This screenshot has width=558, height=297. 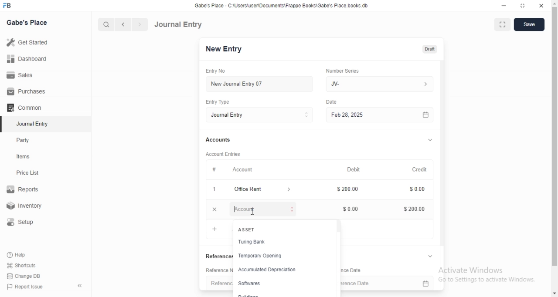 What do you see at coordinates (256, 189) in the screenshot?
I see `x Office Rent >` at bounding box center [256, 189].